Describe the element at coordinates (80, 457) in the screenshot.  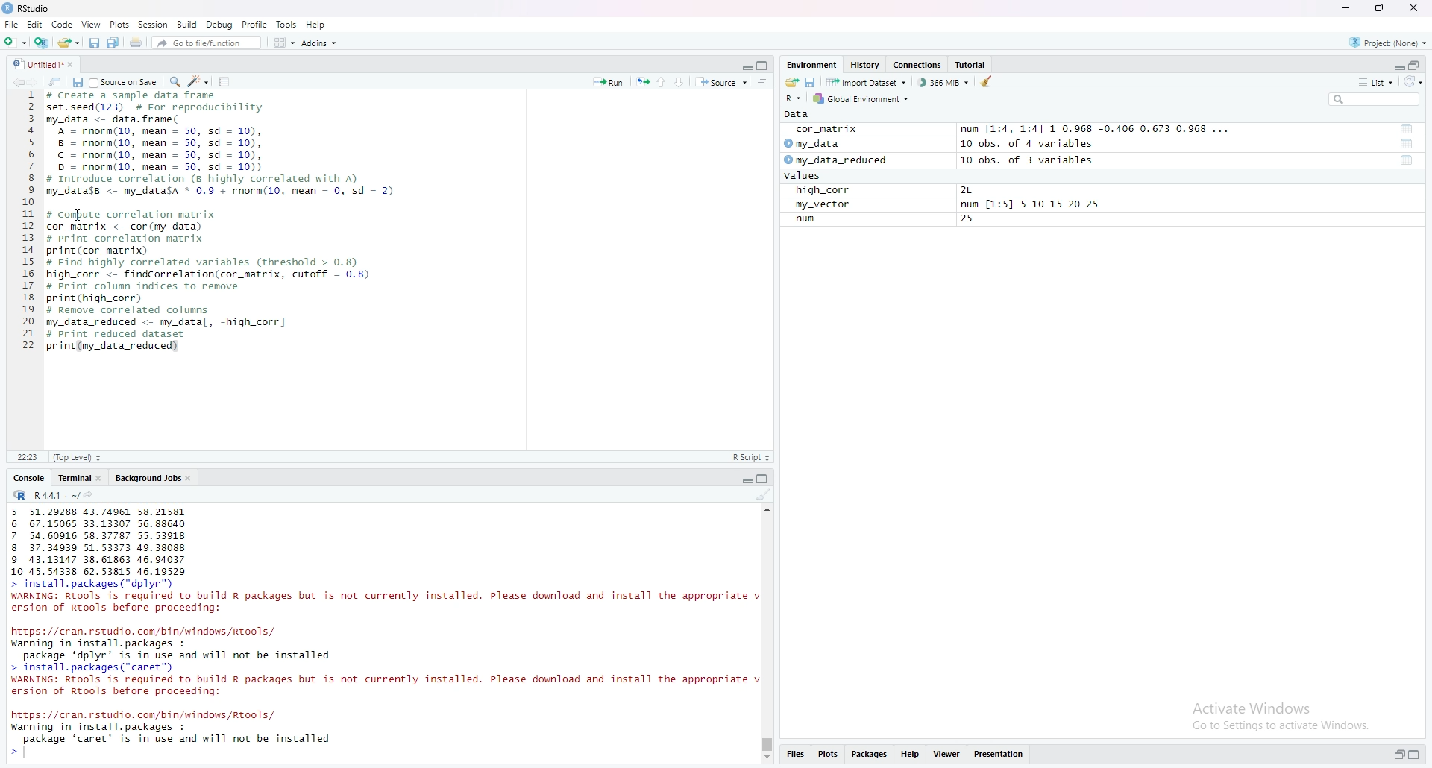
I see `(Top level)` at that location.